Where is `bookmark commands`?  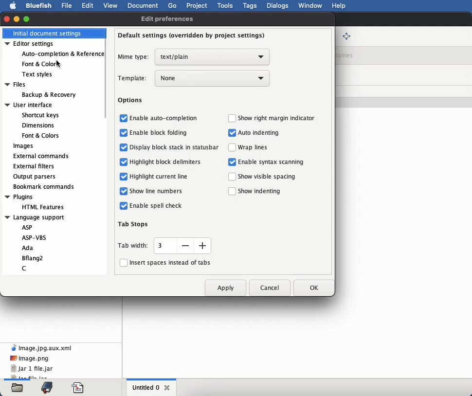 bookmark commands is located at coordinates (44, 187).